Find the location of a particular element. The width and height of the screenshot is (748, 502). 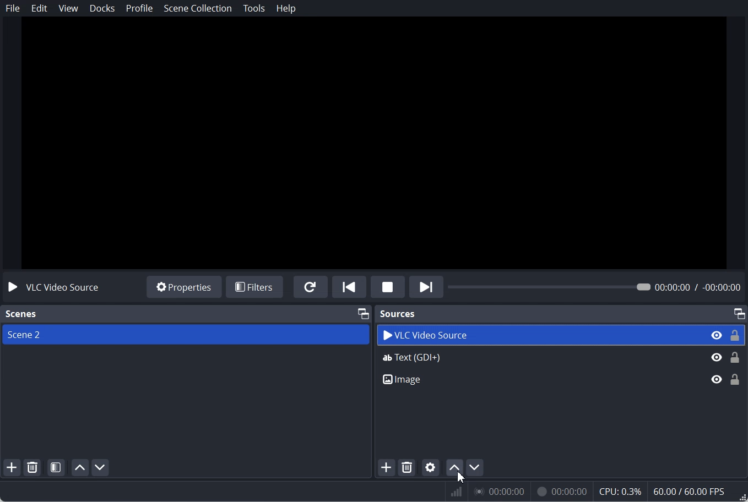

Move source down is located at coordinates (480, 471).